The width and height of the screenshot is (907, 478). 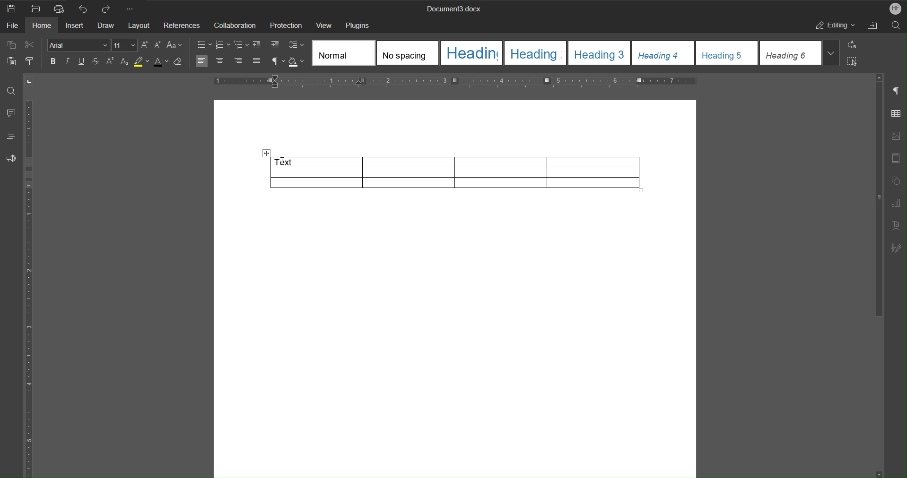 I want to click on Erase Style, so click(x=180, y=61).